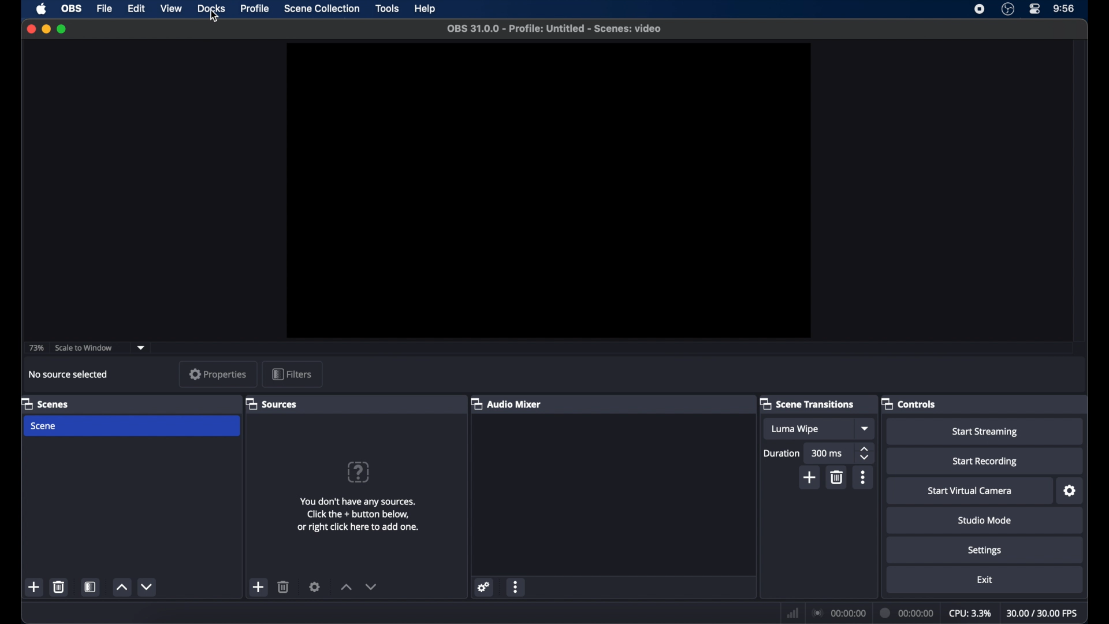 The width and height of the screenshot is (1109, 624). I want to click on luma wipe, so click(808, 429).